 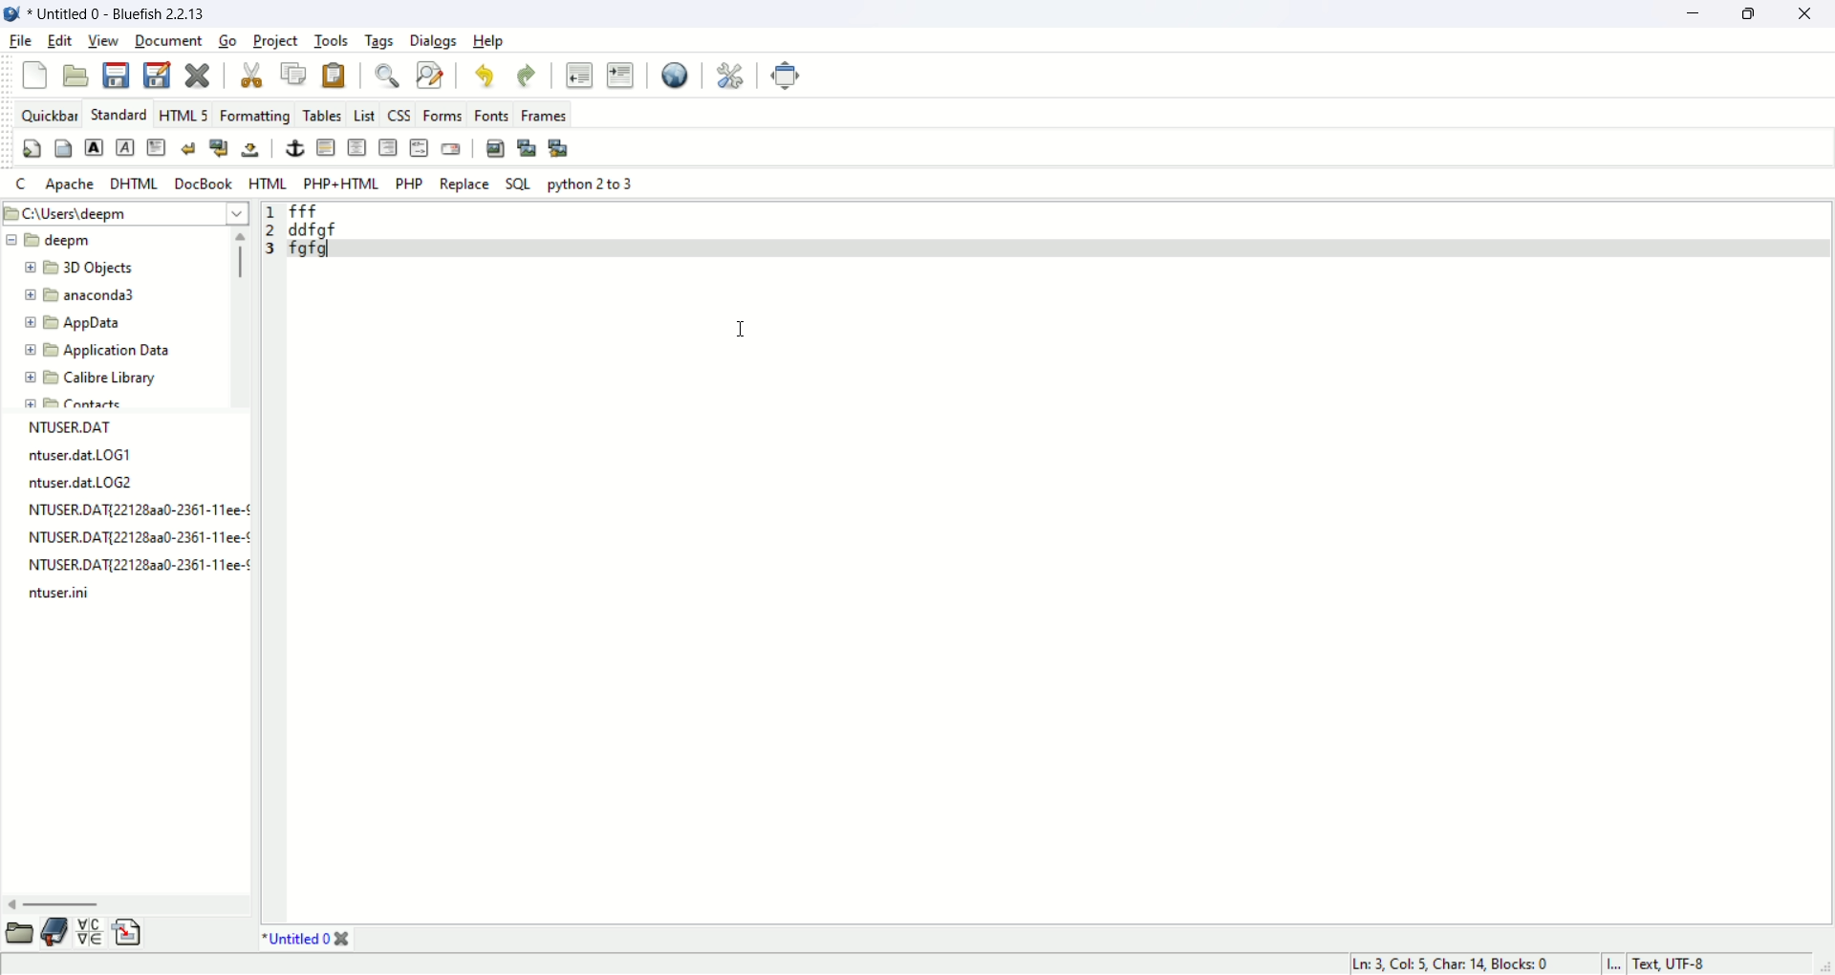 What do you see at coordinates (621, 73) in the screenshot?
I see `indent` at bounding box center [621, 73].